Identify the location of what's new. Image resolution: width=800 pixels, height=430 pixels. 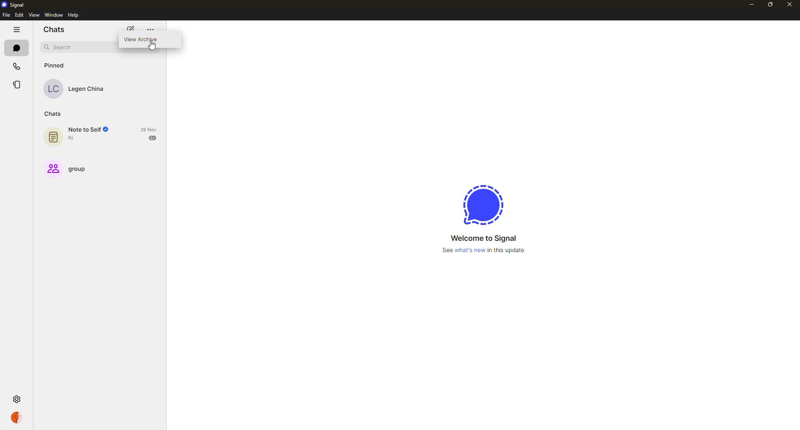
(485, 250).